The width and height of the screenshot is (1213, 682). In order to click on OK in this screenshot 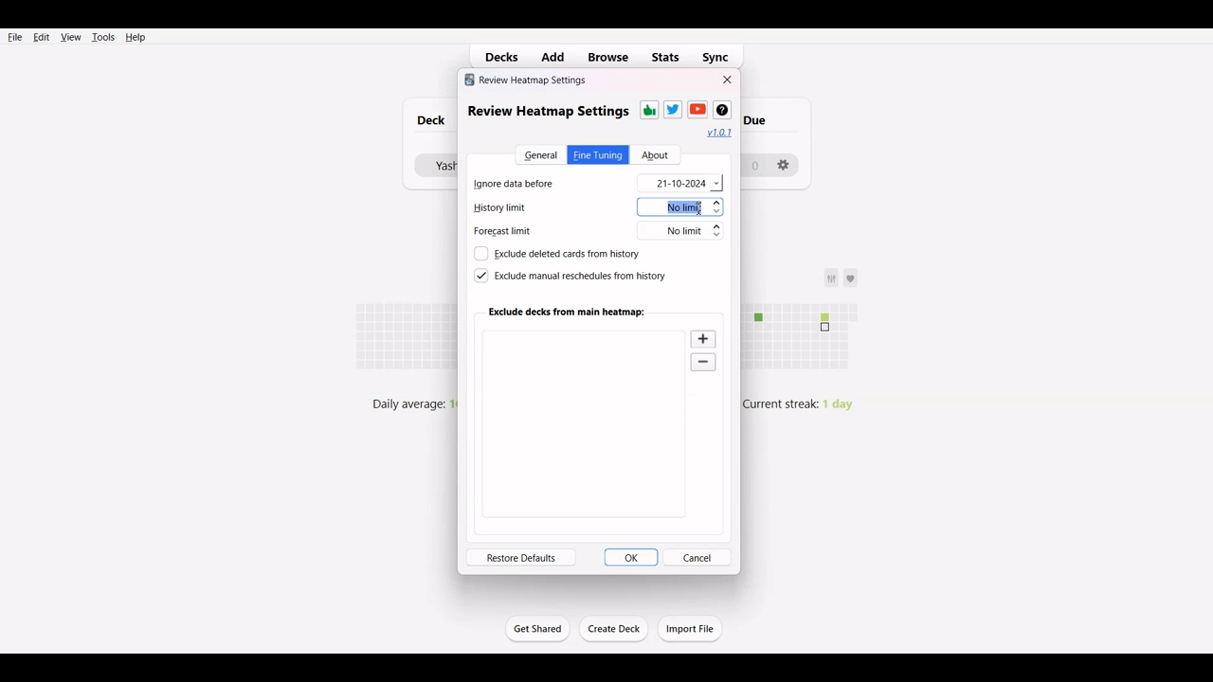, I will do `click(631, 557)`.